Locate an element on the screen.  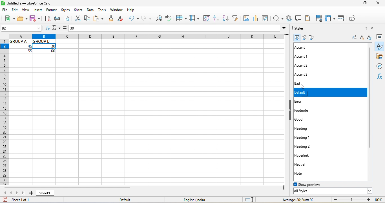
new is located at coordinates (8, 18).